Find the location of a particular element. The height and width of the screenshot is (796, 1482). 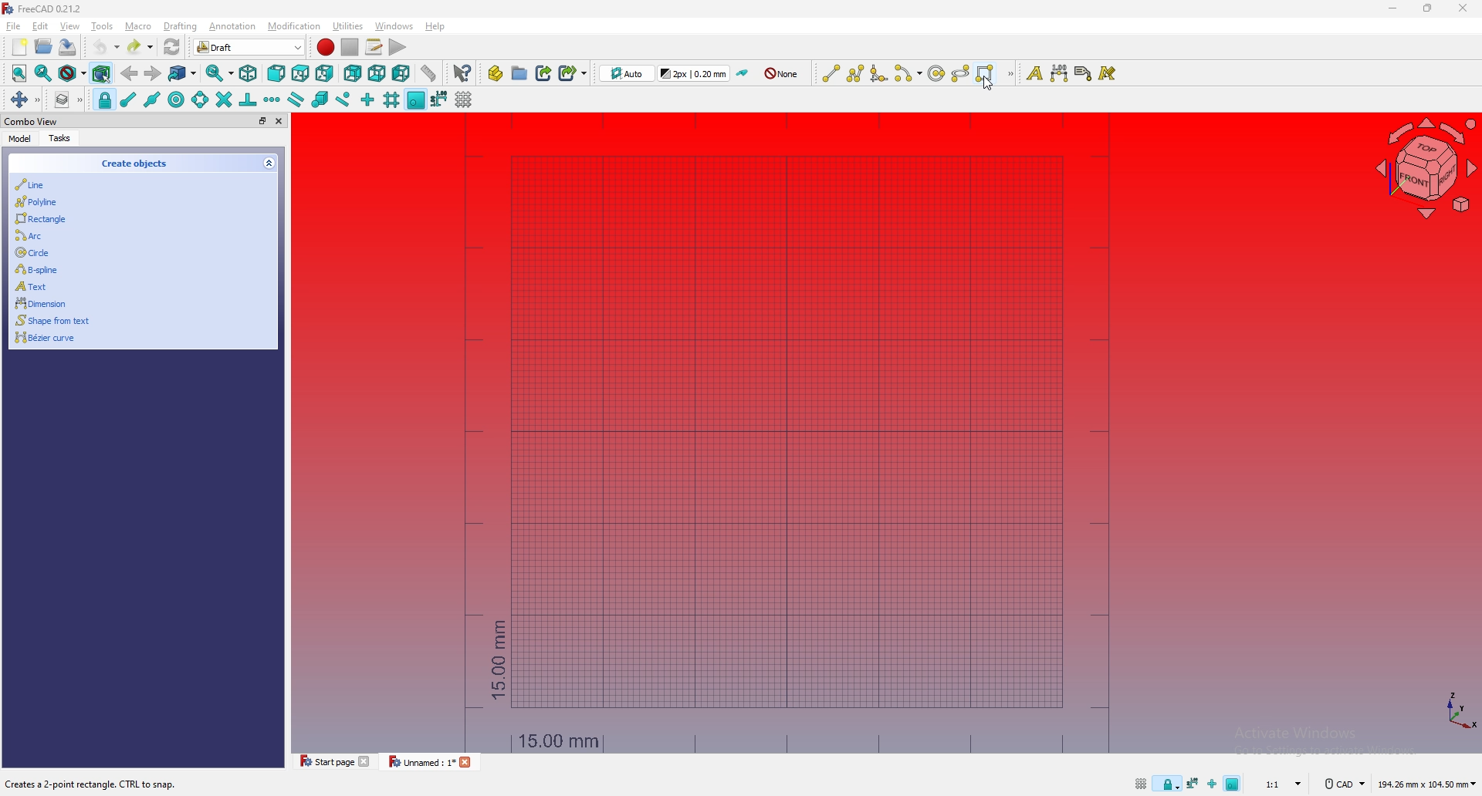

top is located at coordinates (300, 73).